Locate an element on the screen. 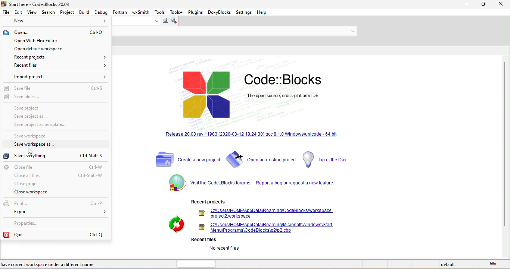  save file as is located at coordinates (24, 97).